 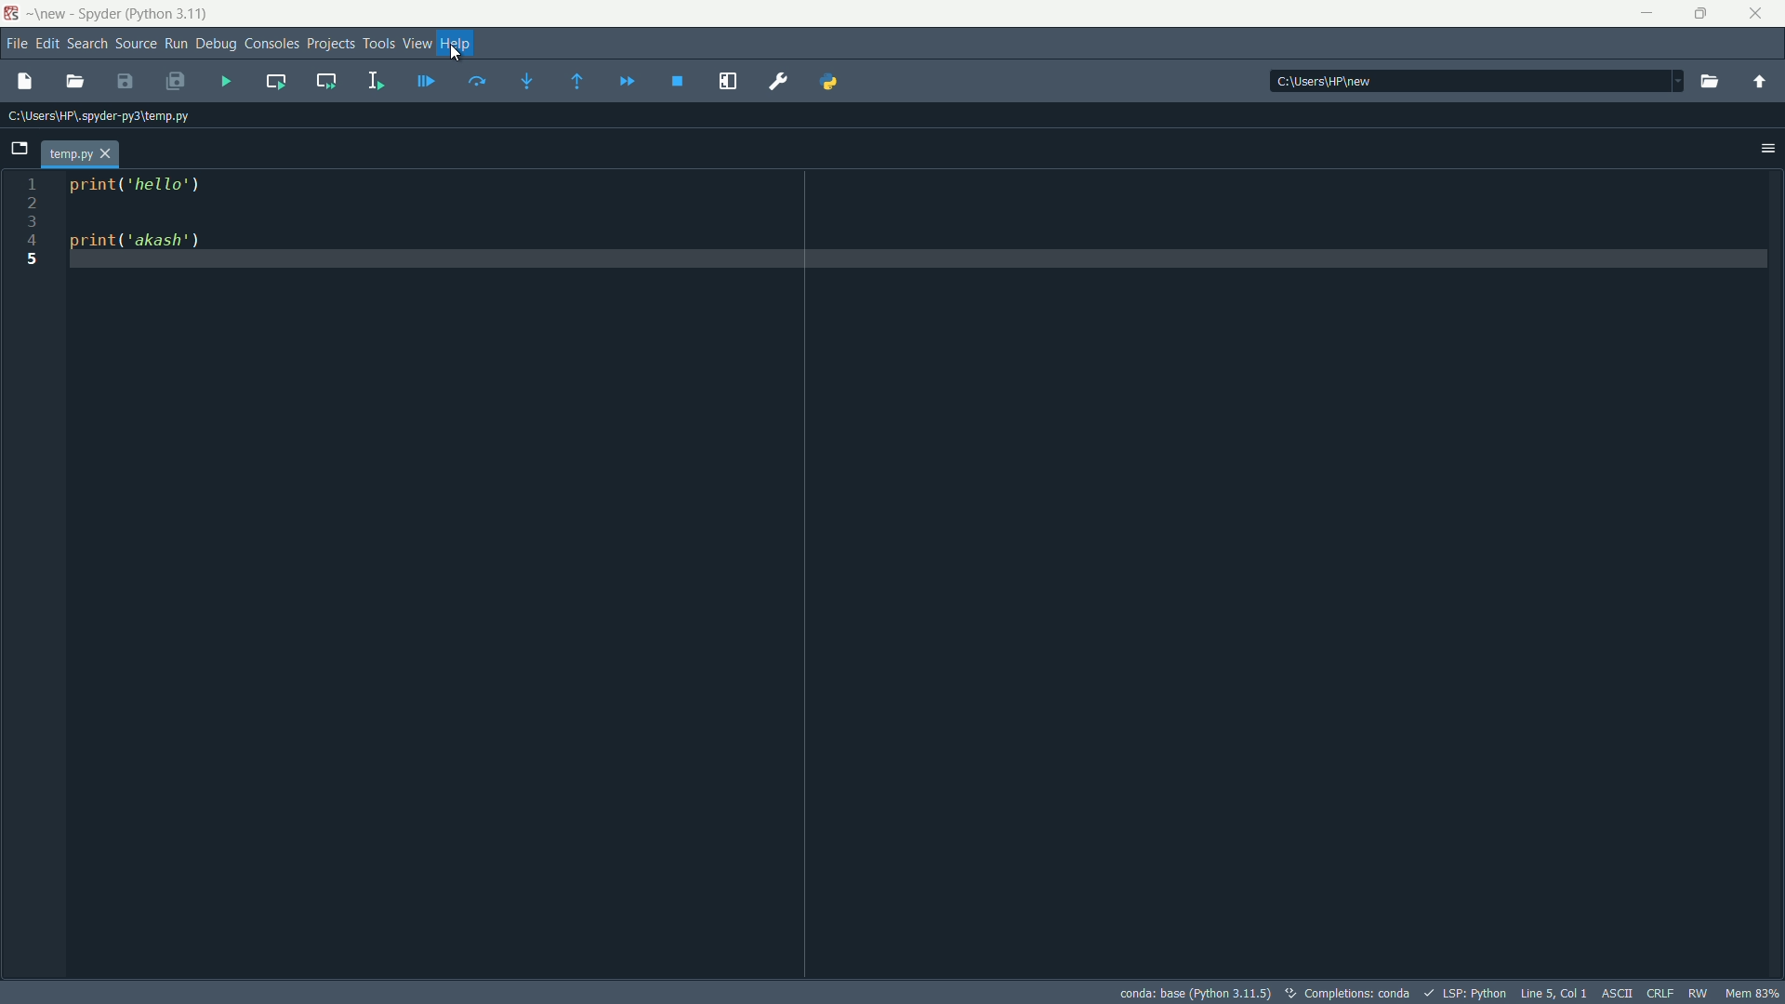 I want to click on memory usage: 63%, so click(x=1753, y=994).